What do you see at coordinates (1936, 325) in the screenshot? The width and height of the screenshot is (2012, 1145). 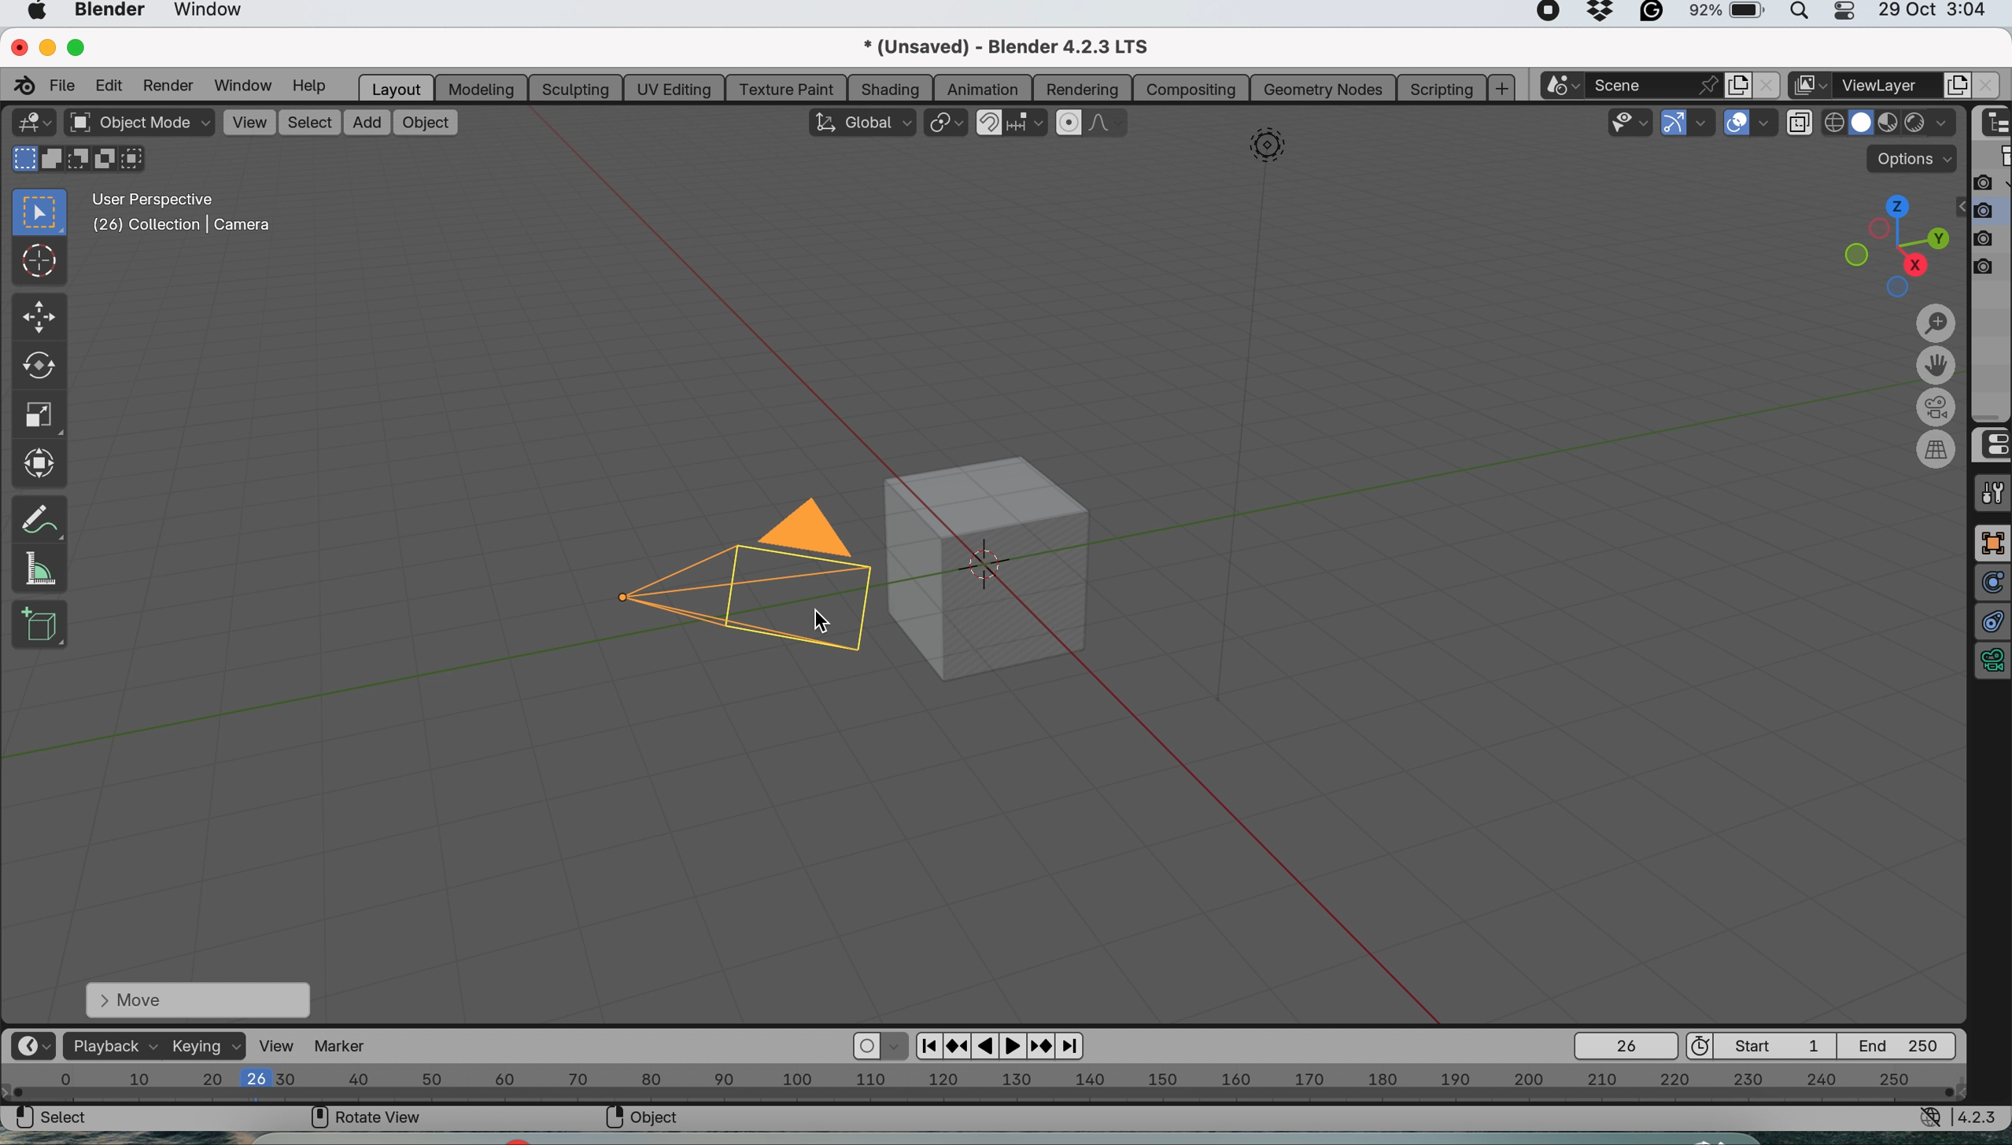 I see `zoom in-out` at bounding box center [1936, 325].